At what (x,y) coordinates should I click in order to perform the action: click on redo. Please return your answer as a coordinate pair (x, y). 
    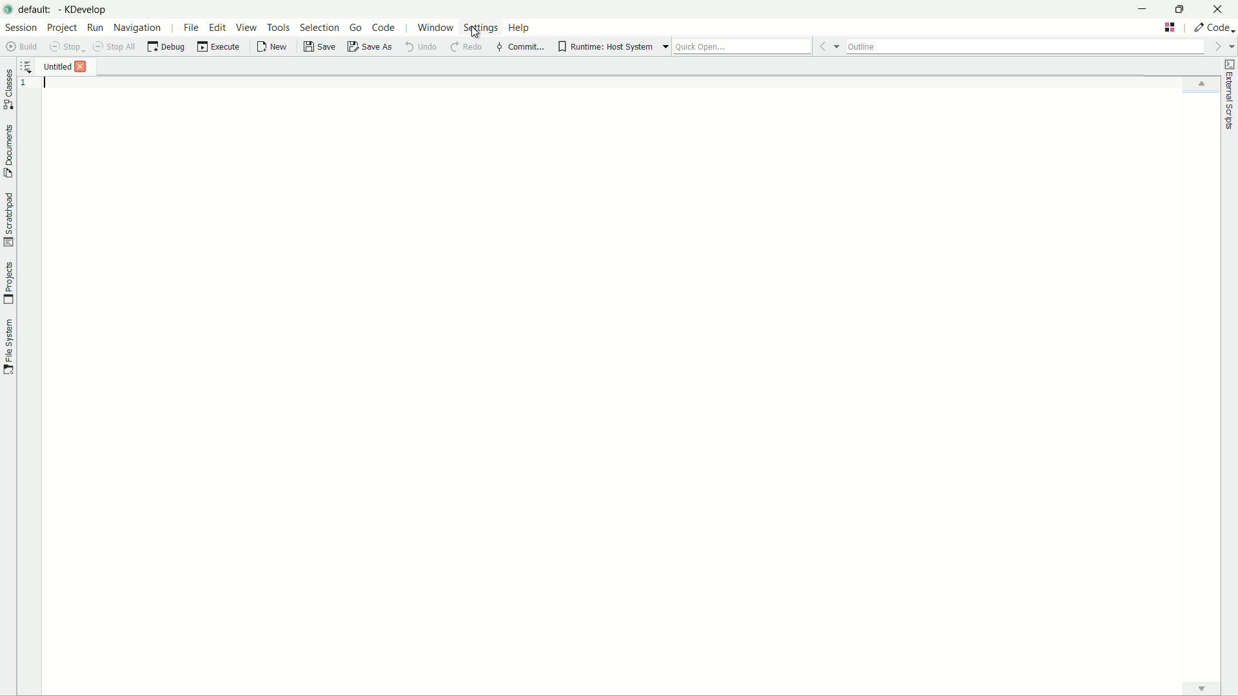
    Looking at the image, I should click on (466, 47).